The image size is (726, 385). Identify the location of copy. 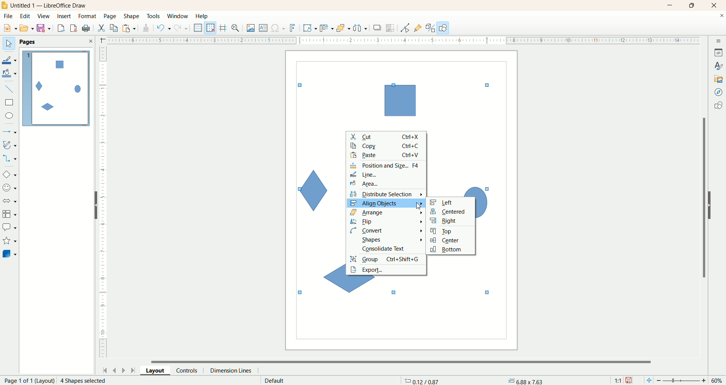
(114, 28).